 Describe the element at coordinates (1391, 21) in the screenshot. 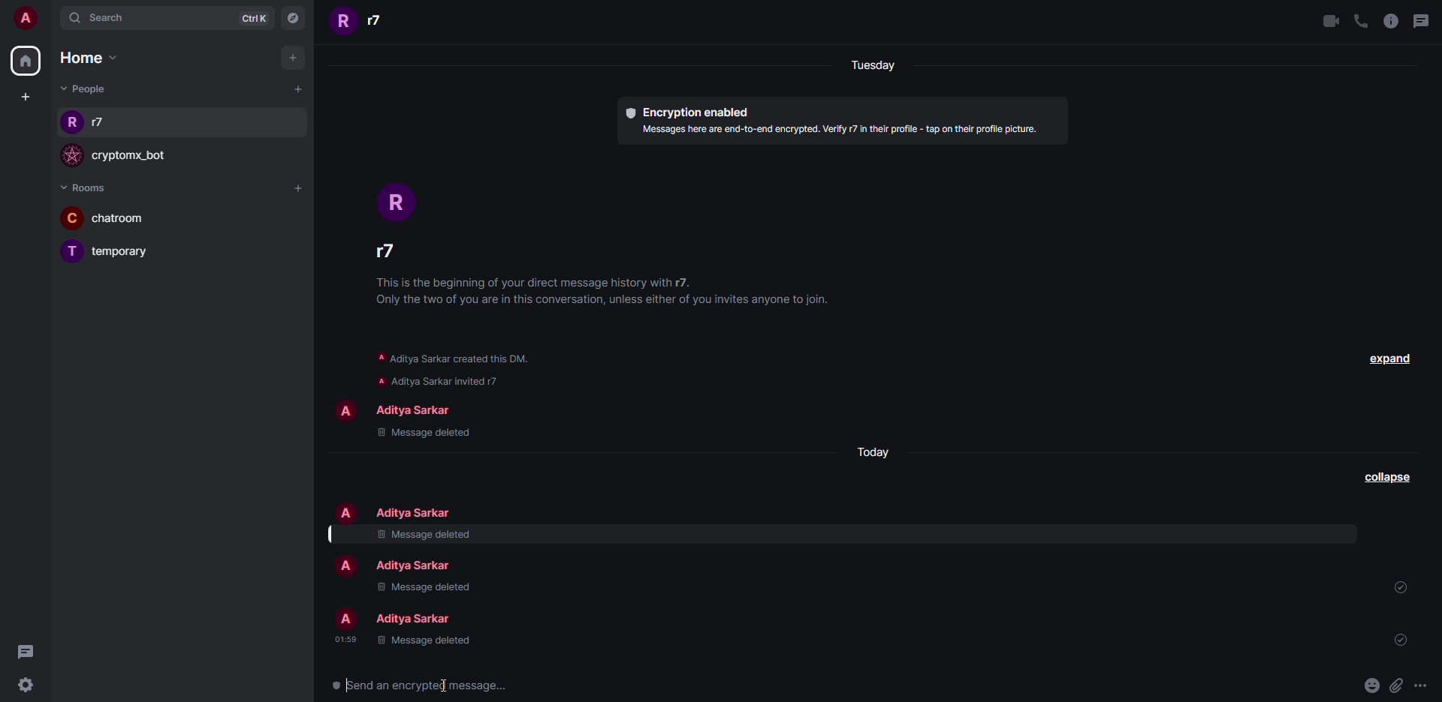

I see `info` at that location.